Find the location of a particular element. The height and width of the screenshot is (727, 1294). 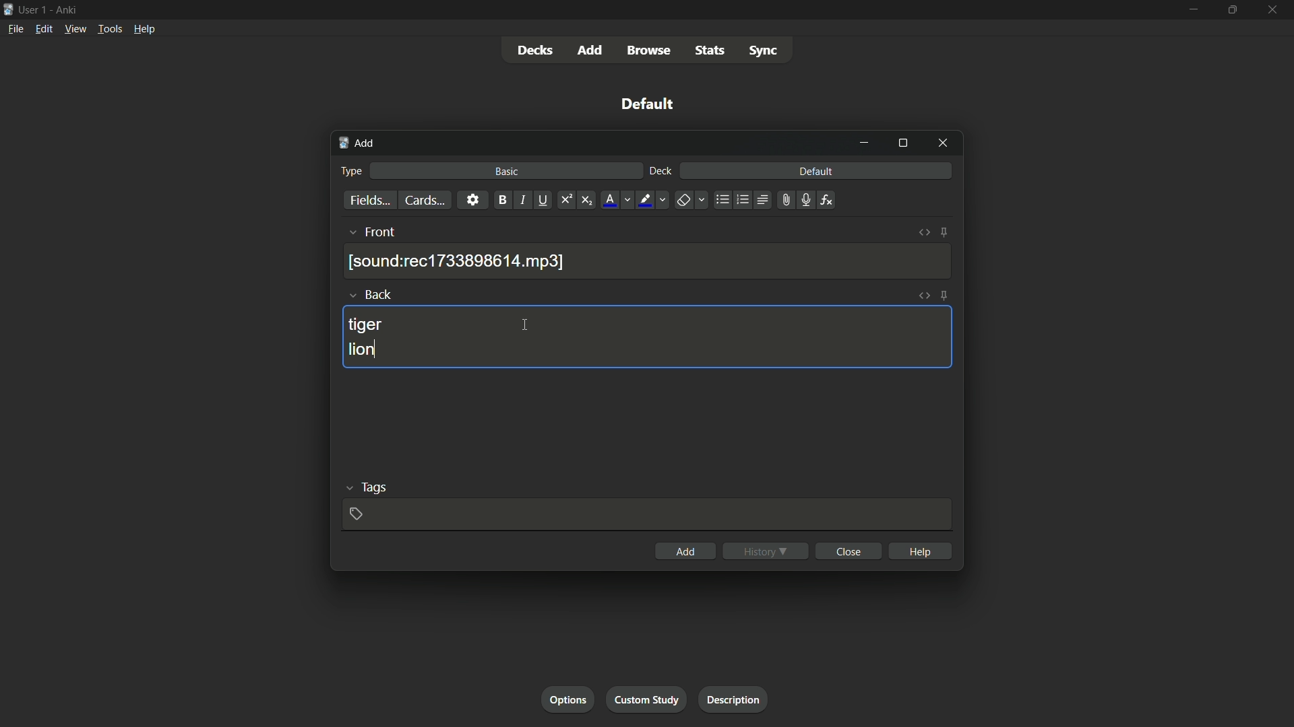

add is located at coordinates (591, 50).